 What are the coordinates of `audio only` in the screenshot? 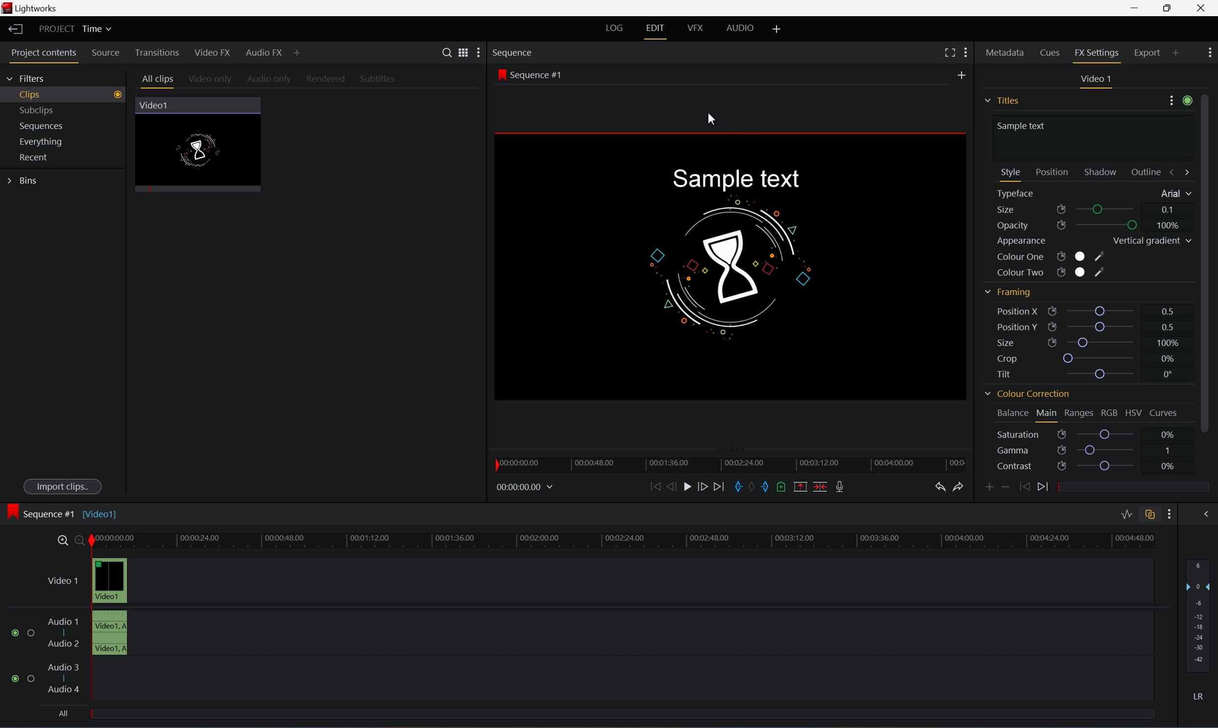 It's located at (270, 80).